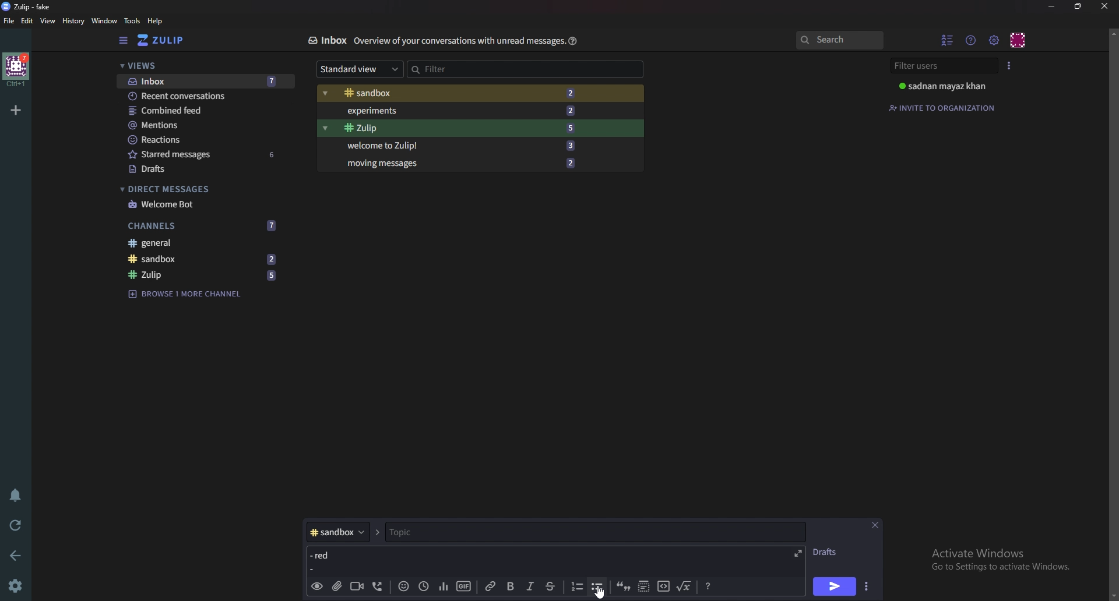 The image size is (1119, 601). I want to click on Scroll bar, so click(1113, 314).